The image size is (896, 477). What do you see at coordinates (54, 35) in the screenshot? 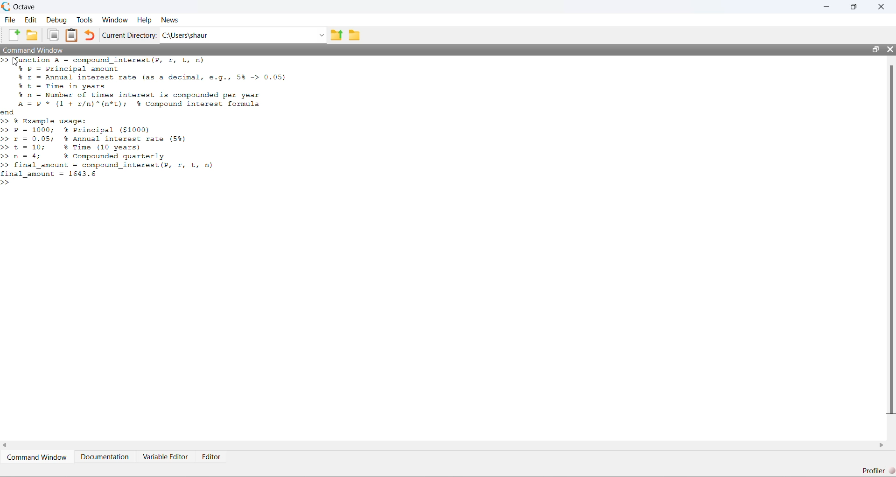
I see `Duplicate` at bounding box center [54, 35].